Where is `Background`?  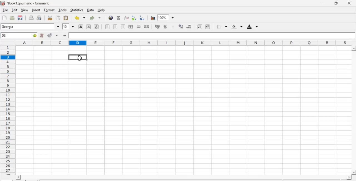
Background is located at coordinates (237, 26).